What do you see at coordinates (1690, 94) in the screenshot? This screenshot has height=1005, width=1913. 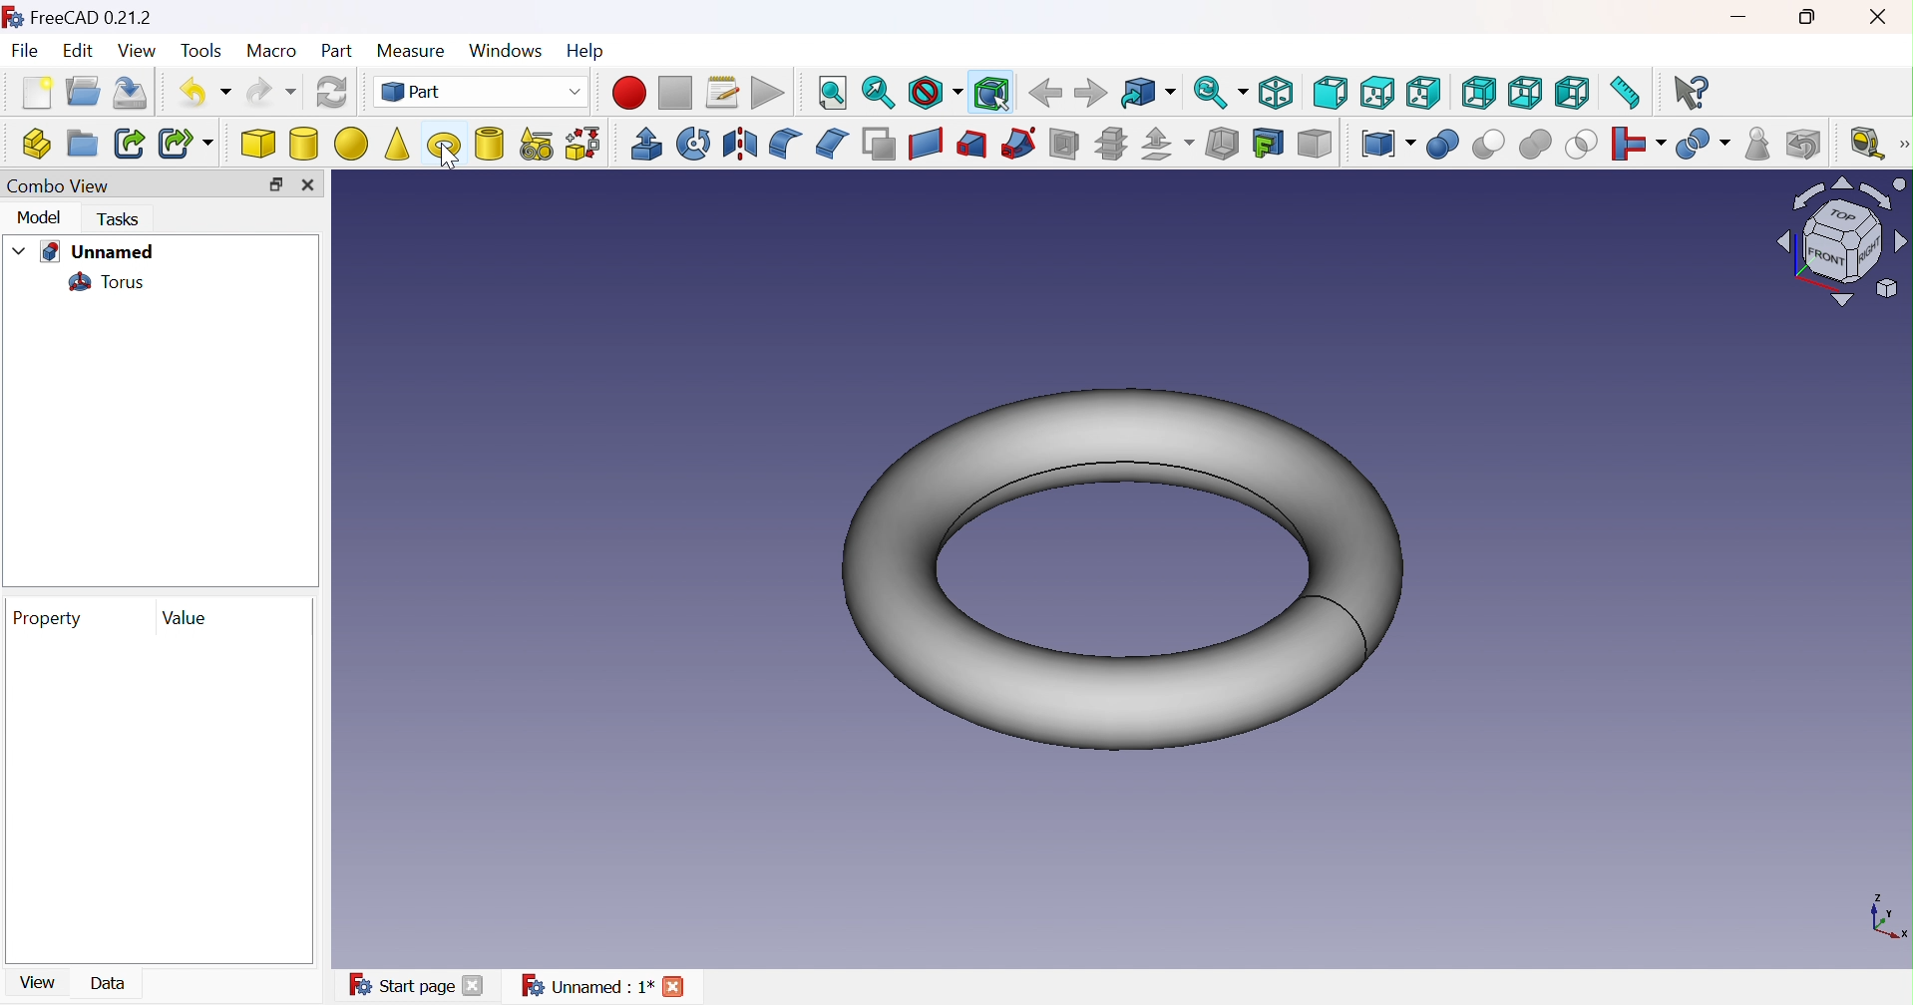 I see `What's this?` at bounding box center [1690, 94].